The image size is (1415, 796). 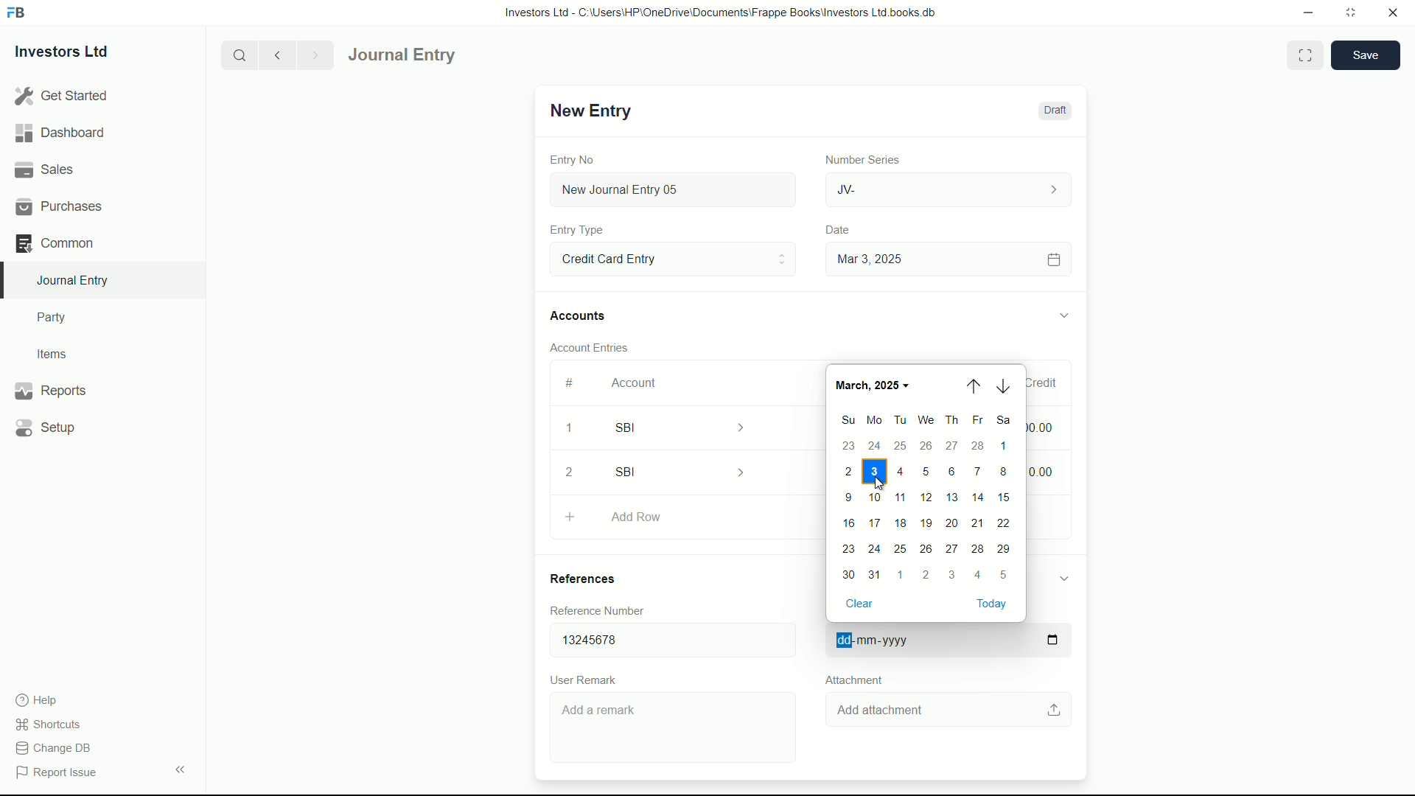 What do you see at coordinates (597, 579) in the screenshot?
I see `References` at bounding box center [597, 579].